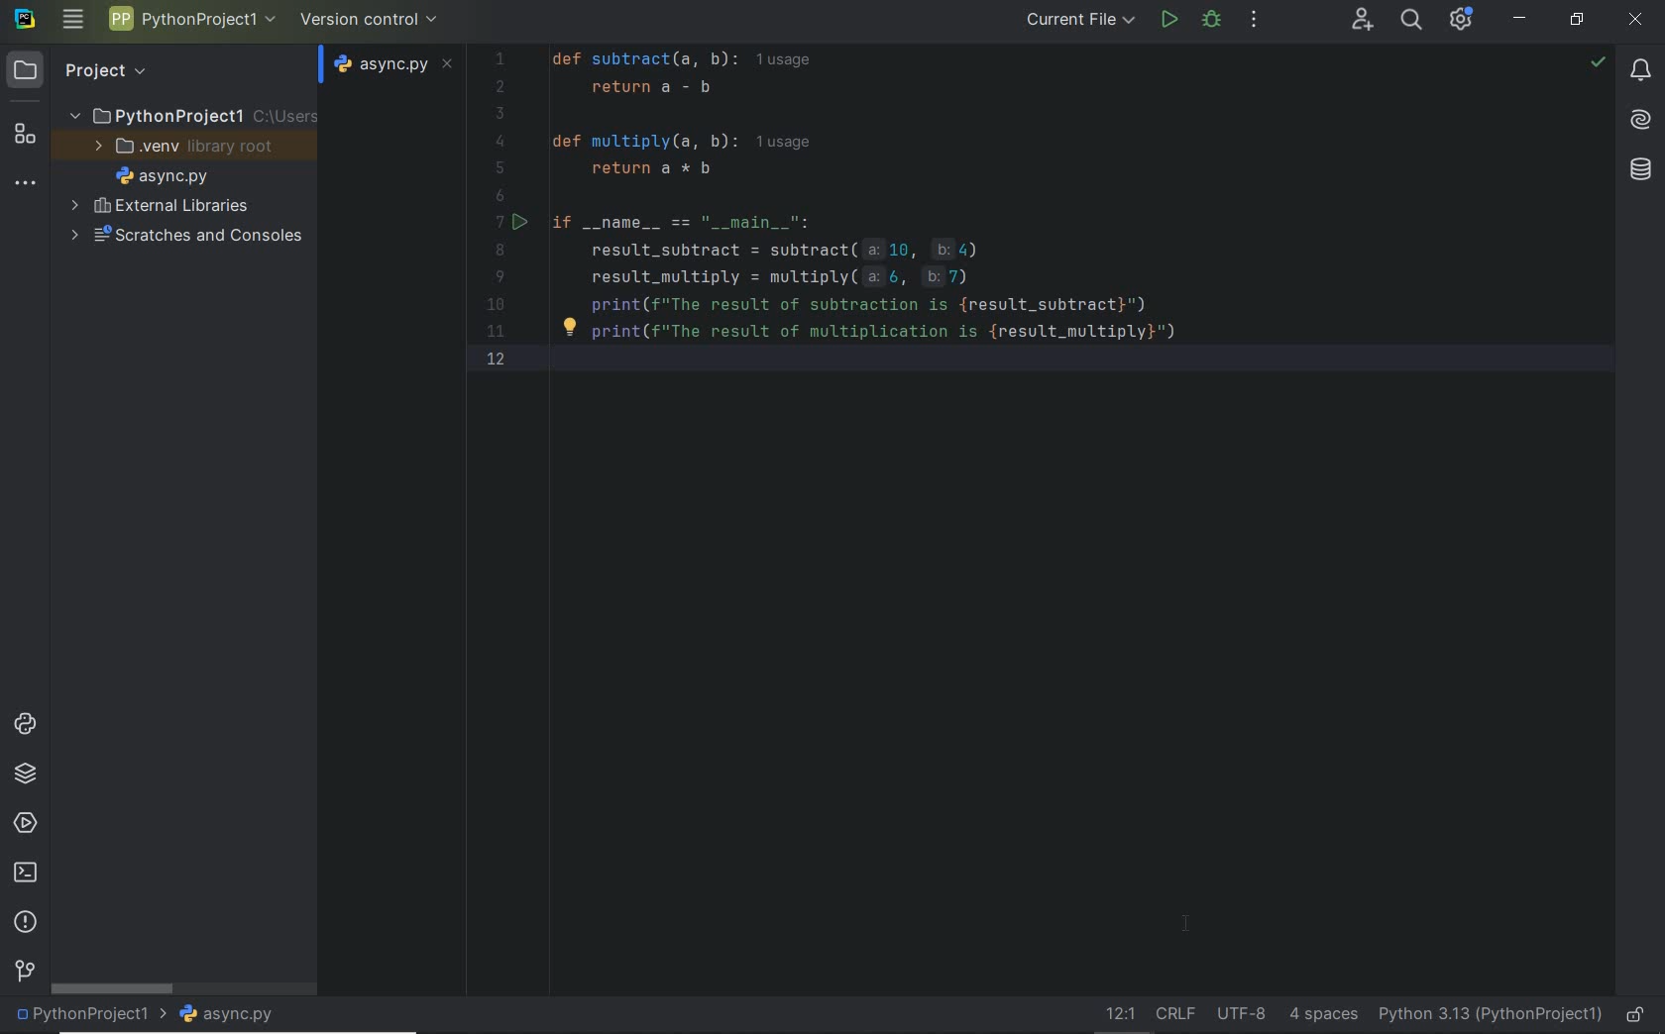  I want to click on structure, so click(24, 138).